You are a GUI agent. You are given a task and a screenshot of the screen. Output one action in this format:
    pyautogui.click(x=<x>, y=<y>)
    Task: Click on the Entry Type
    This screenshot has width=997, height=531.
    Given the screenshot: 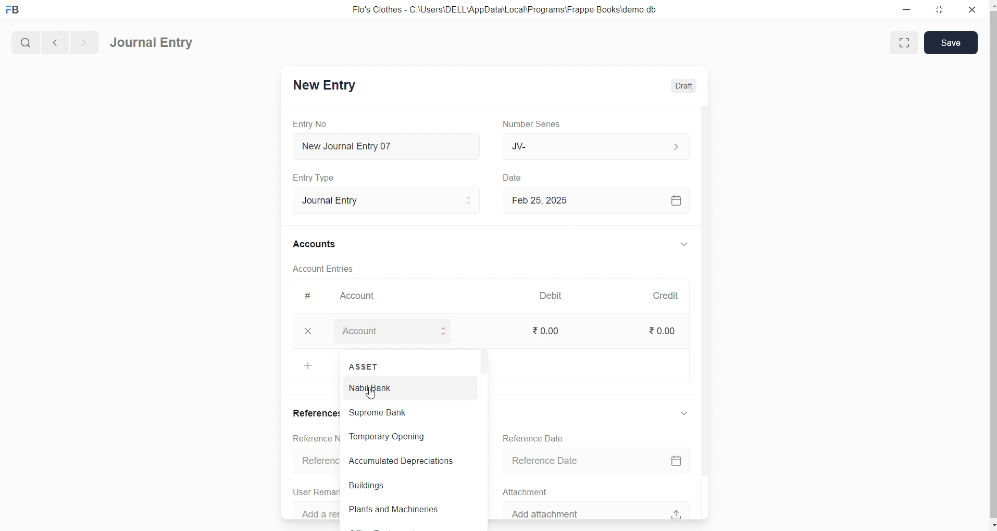 What is the action you would take?
    pyautogui.click(x=320, y=178)
    